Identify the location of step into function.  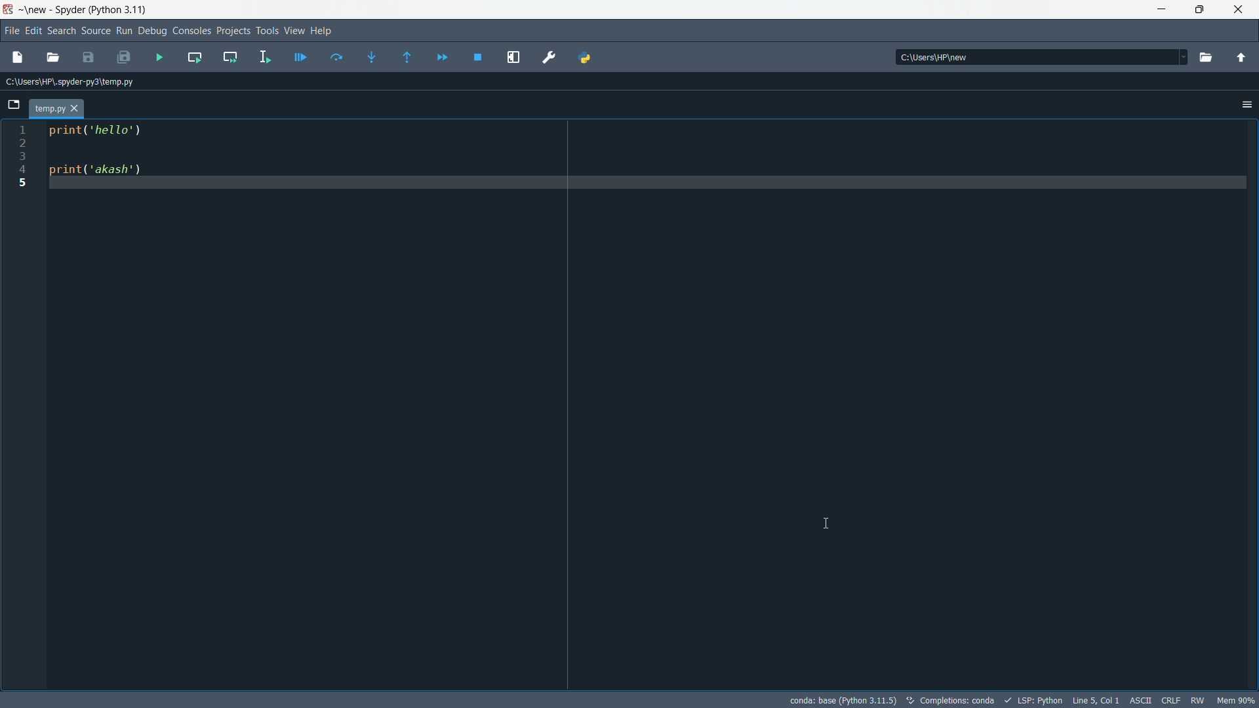
(372, 58).